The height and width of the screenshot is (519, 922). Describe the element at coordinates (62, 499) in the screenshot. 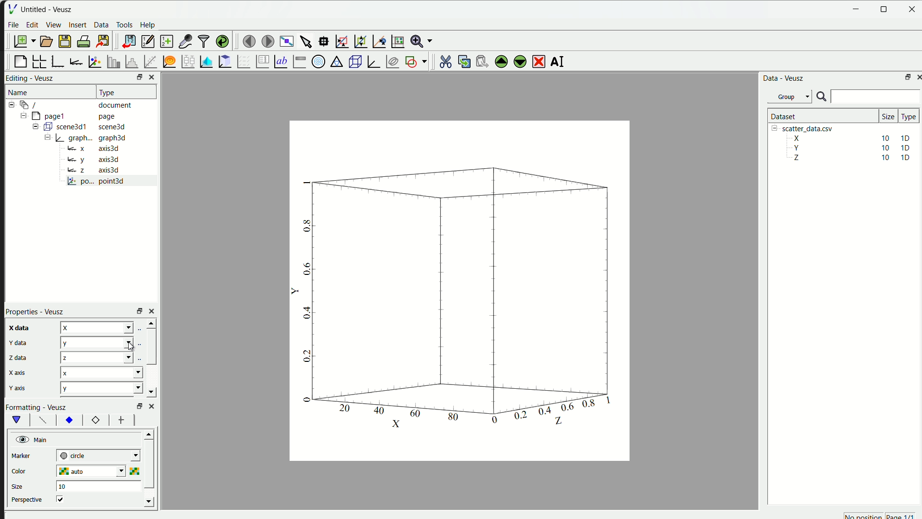

I see `checkbox` at that location.